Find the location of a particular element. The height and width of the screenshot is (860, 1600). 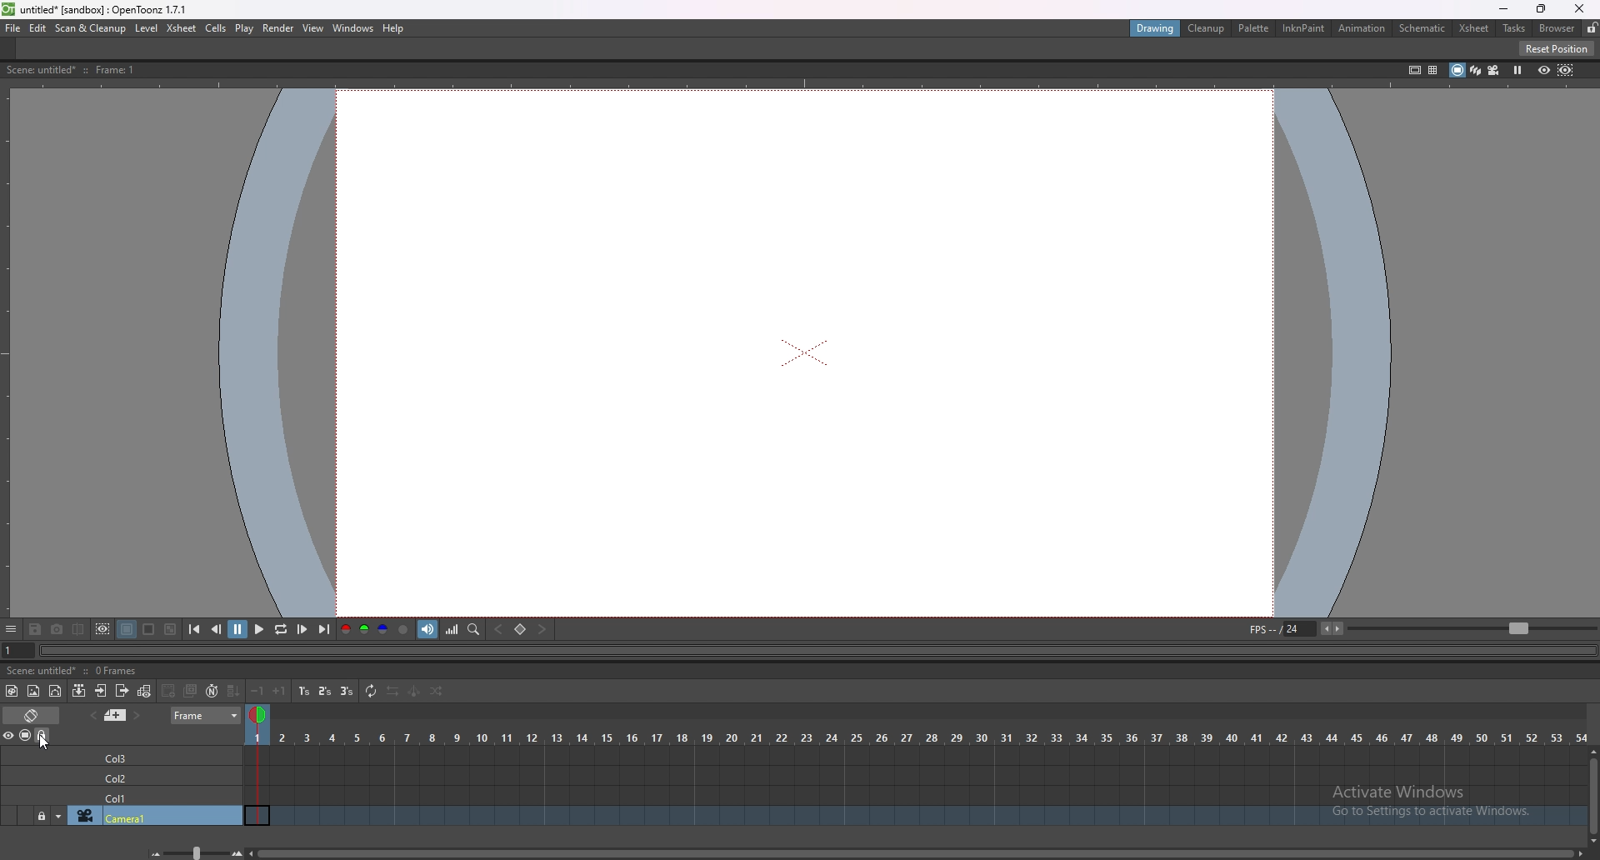

toggle timeline is located at coordinates (32, 714).